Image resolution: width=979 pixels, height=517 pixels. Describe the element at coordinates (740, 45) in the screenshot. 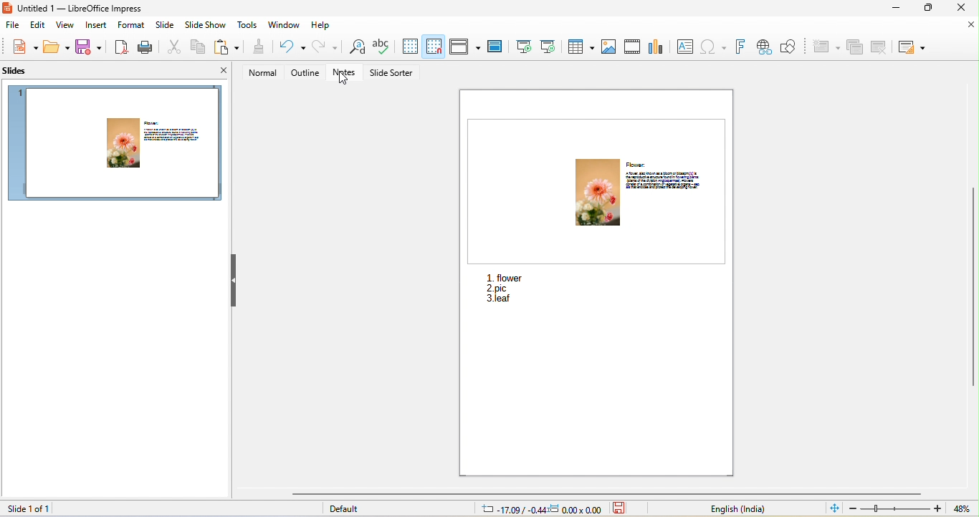

I see `font work text` at that location.